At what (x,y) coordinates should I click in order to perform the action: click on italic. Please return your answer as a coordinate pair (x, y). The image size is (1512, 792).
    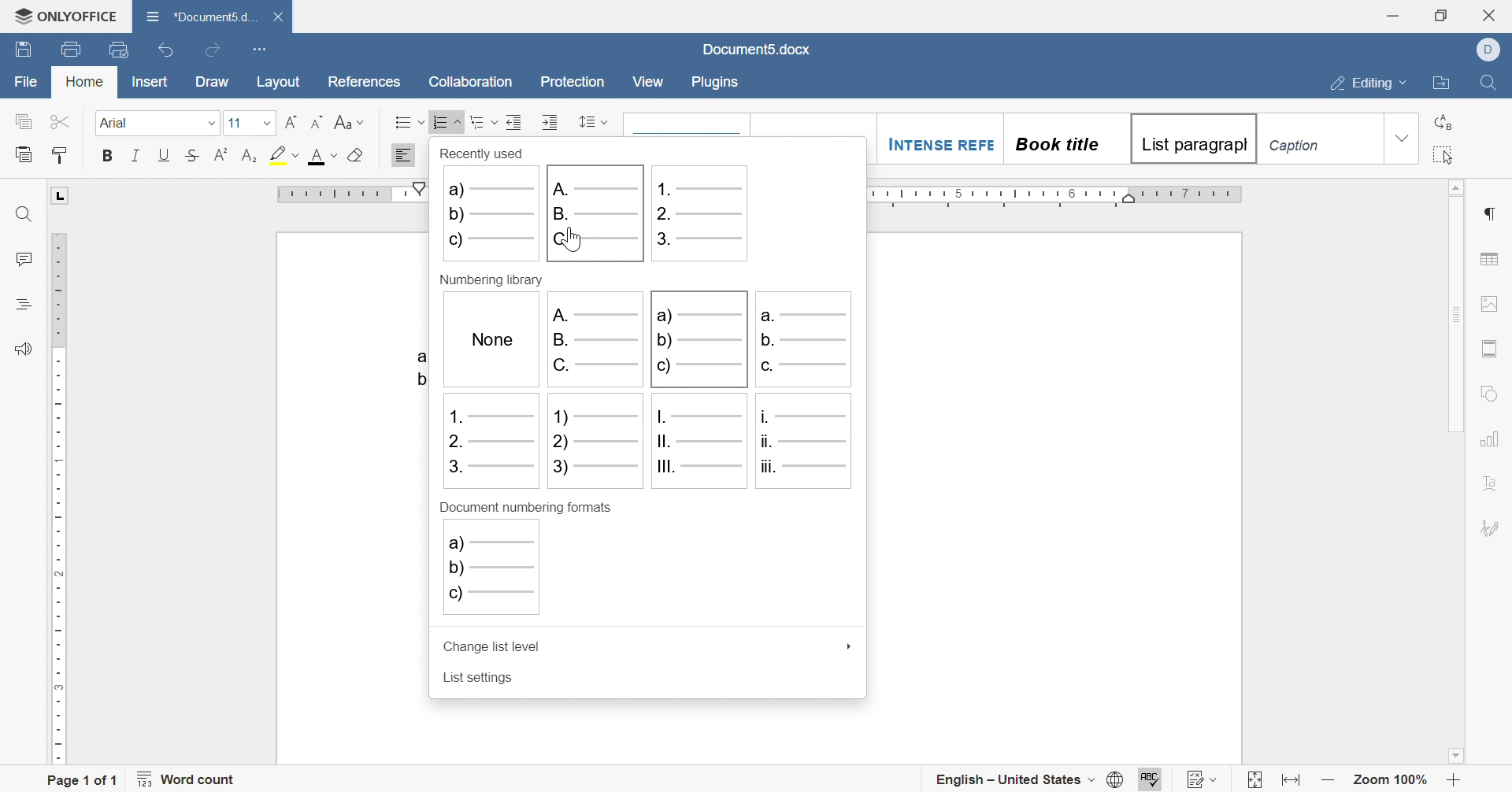
    Looking at the image, I should click on (136, 153).